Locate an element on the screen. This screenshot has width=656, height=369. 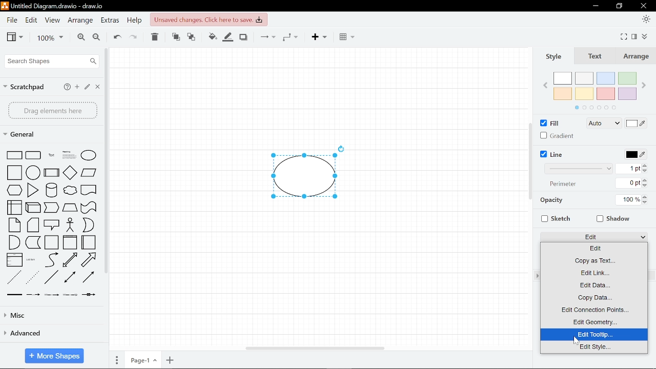
hexagon is located at coordinates (15, 190).